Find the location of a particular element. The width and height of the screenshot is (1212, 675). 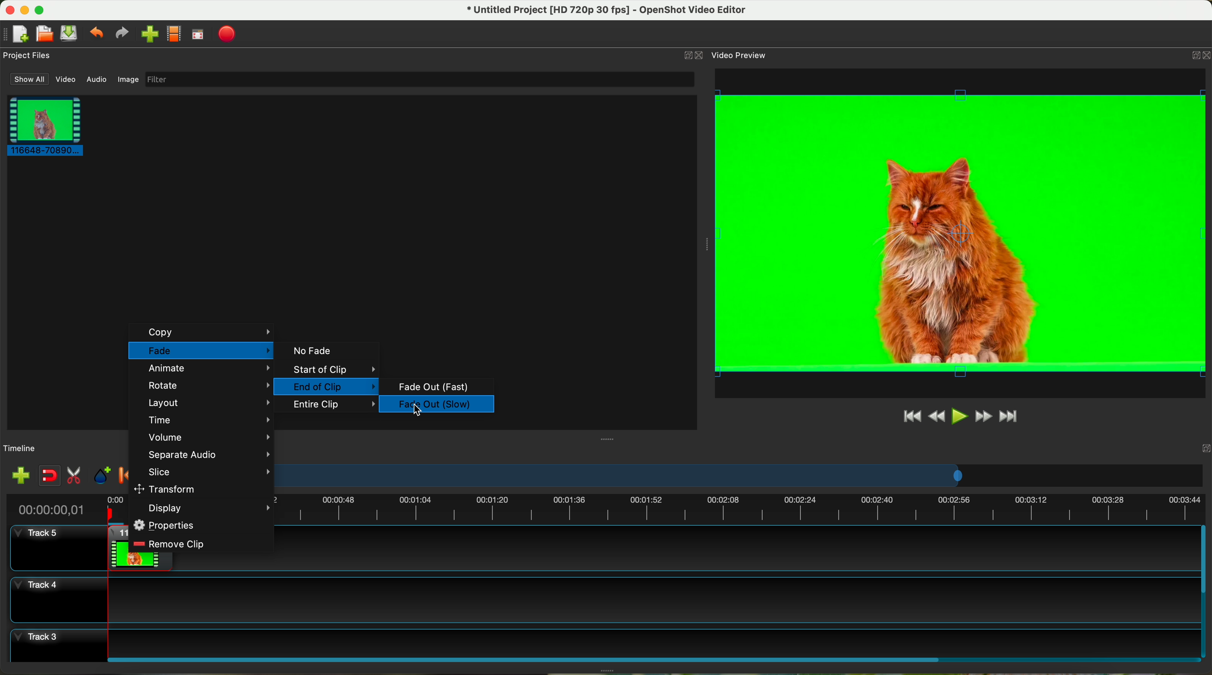

jump to start is located at coordinates (911, 415).